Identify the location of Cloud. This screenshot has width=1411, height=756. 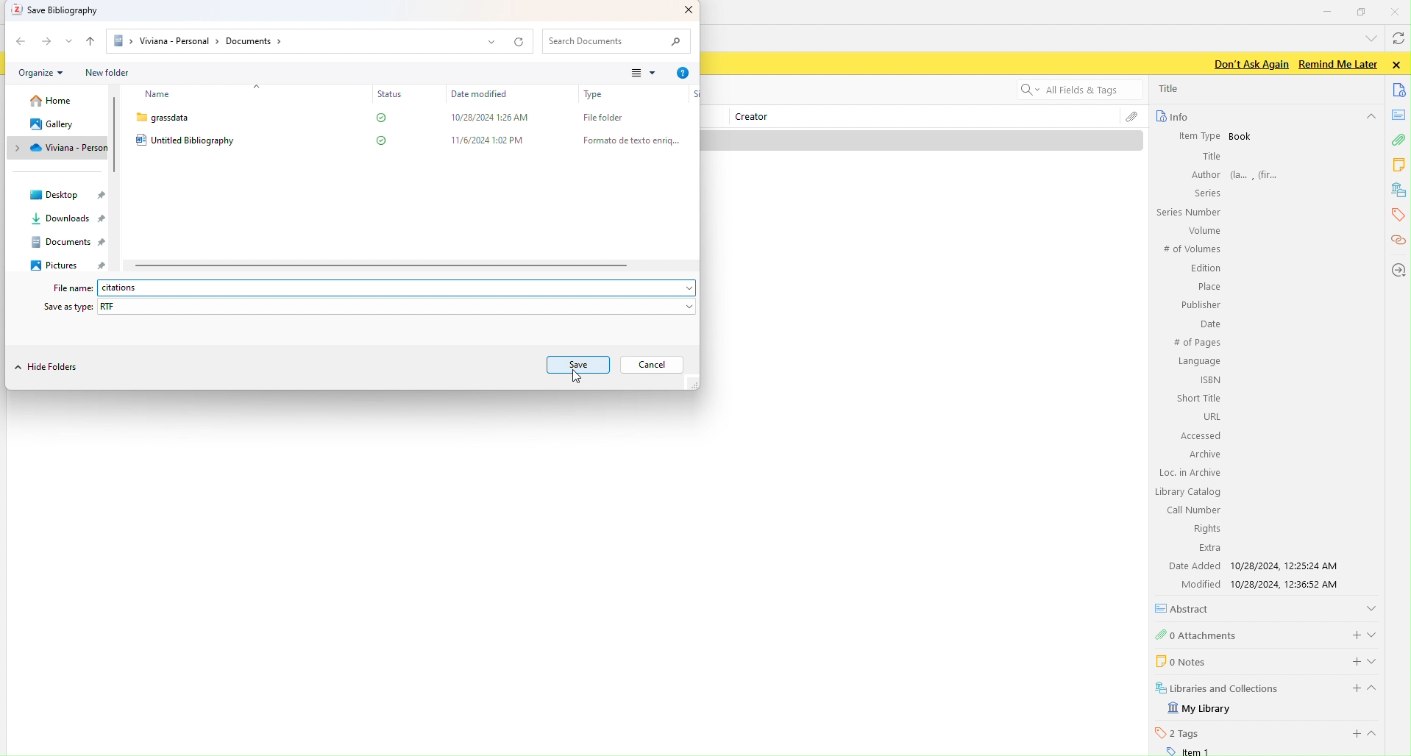
(54, 149).